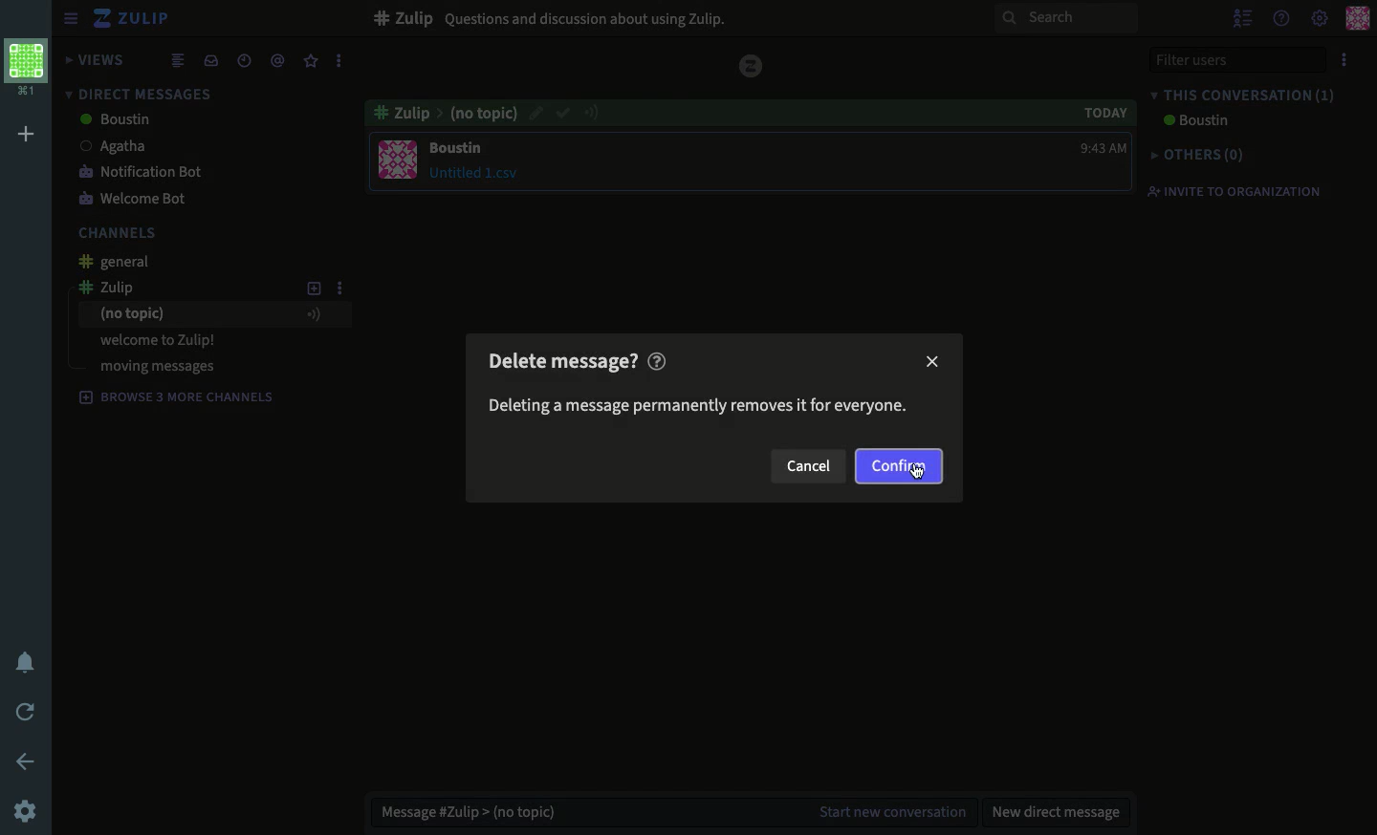 This screenshot has height=835, width=1377. Describe the element at coordinates (1280, 19) in the screenshot. I see `help` at that location.